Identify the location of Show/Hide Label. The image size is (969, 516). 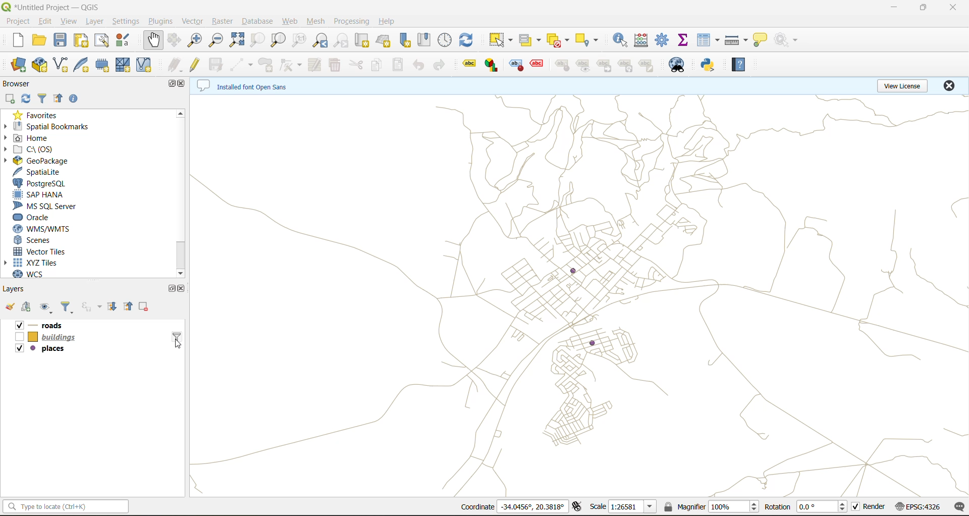
(581, 65).